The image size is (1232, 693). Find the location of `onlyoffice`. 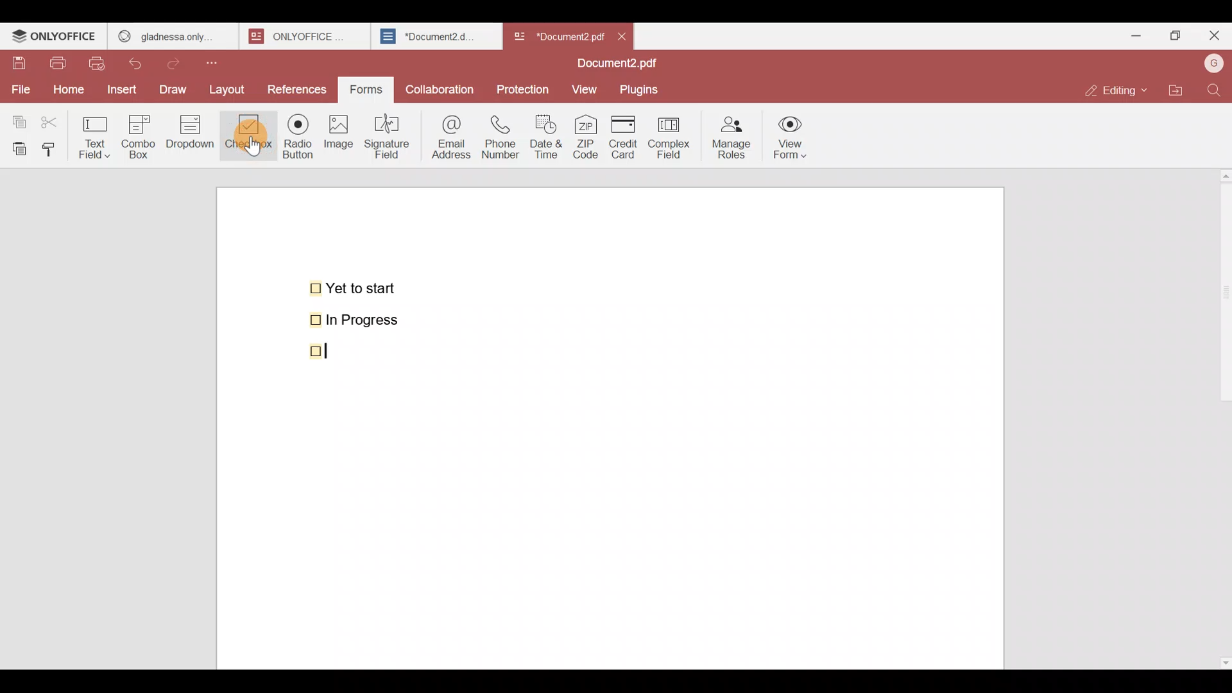

onlyoffice is located at coordinates (300, 36).